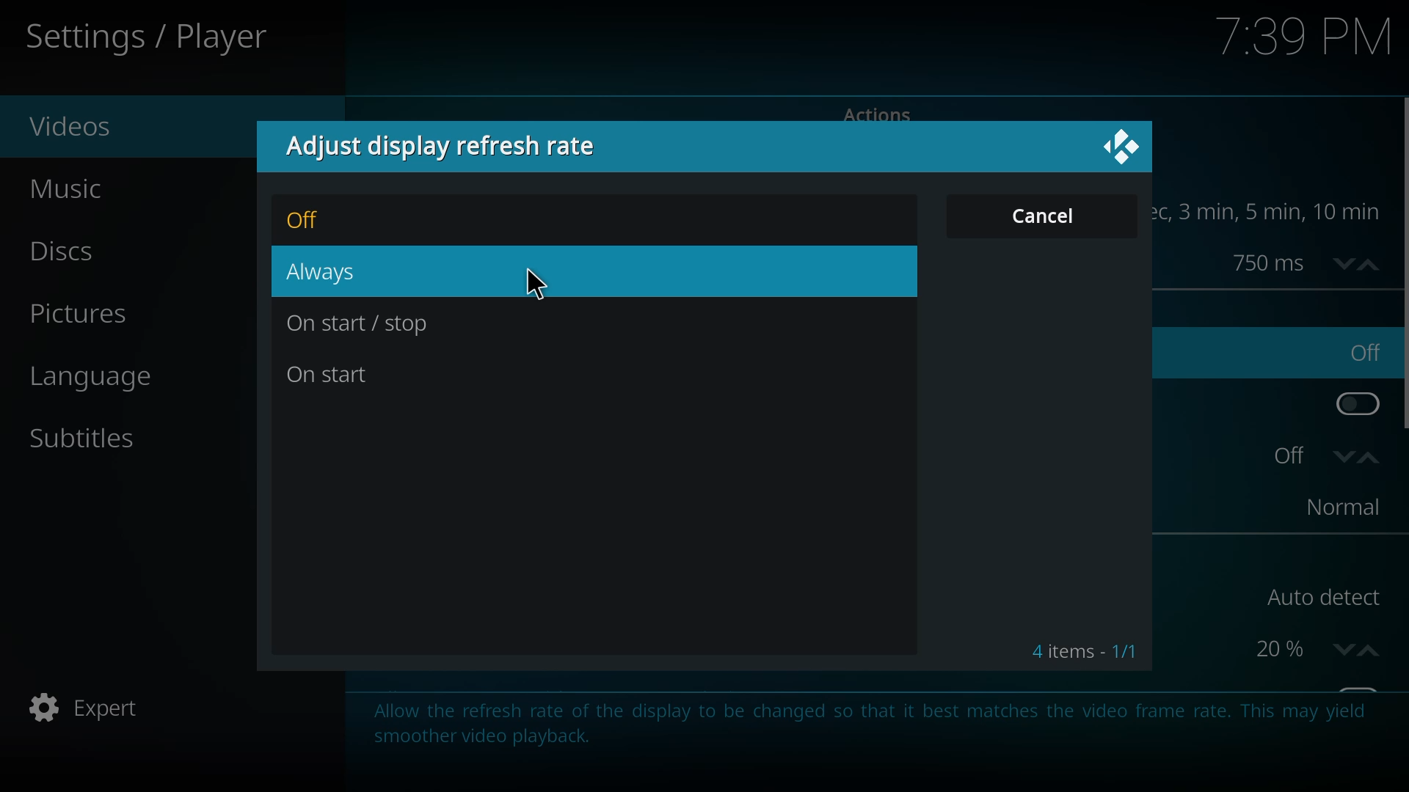 The image size is (1409, 792). I want to click on enable, so click(1353, 400).